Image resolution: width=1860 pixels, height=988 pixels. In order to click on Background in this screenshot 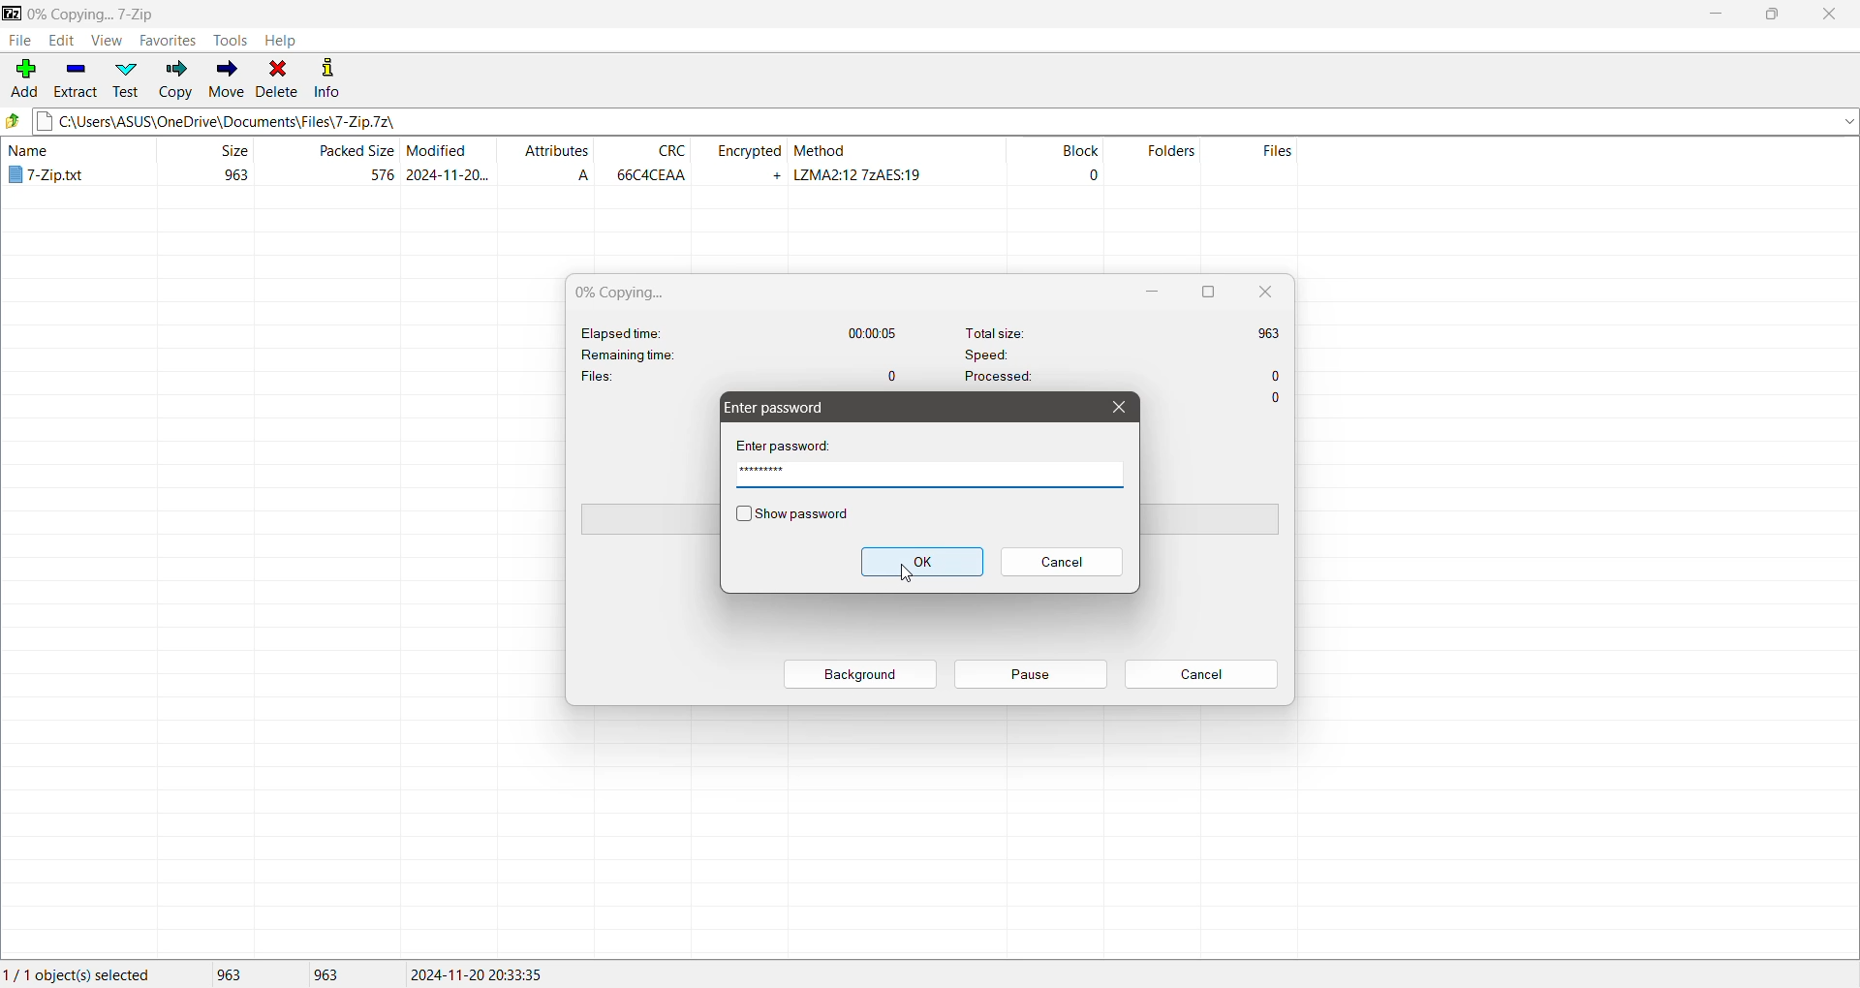, I will do `click(862, 674)`.